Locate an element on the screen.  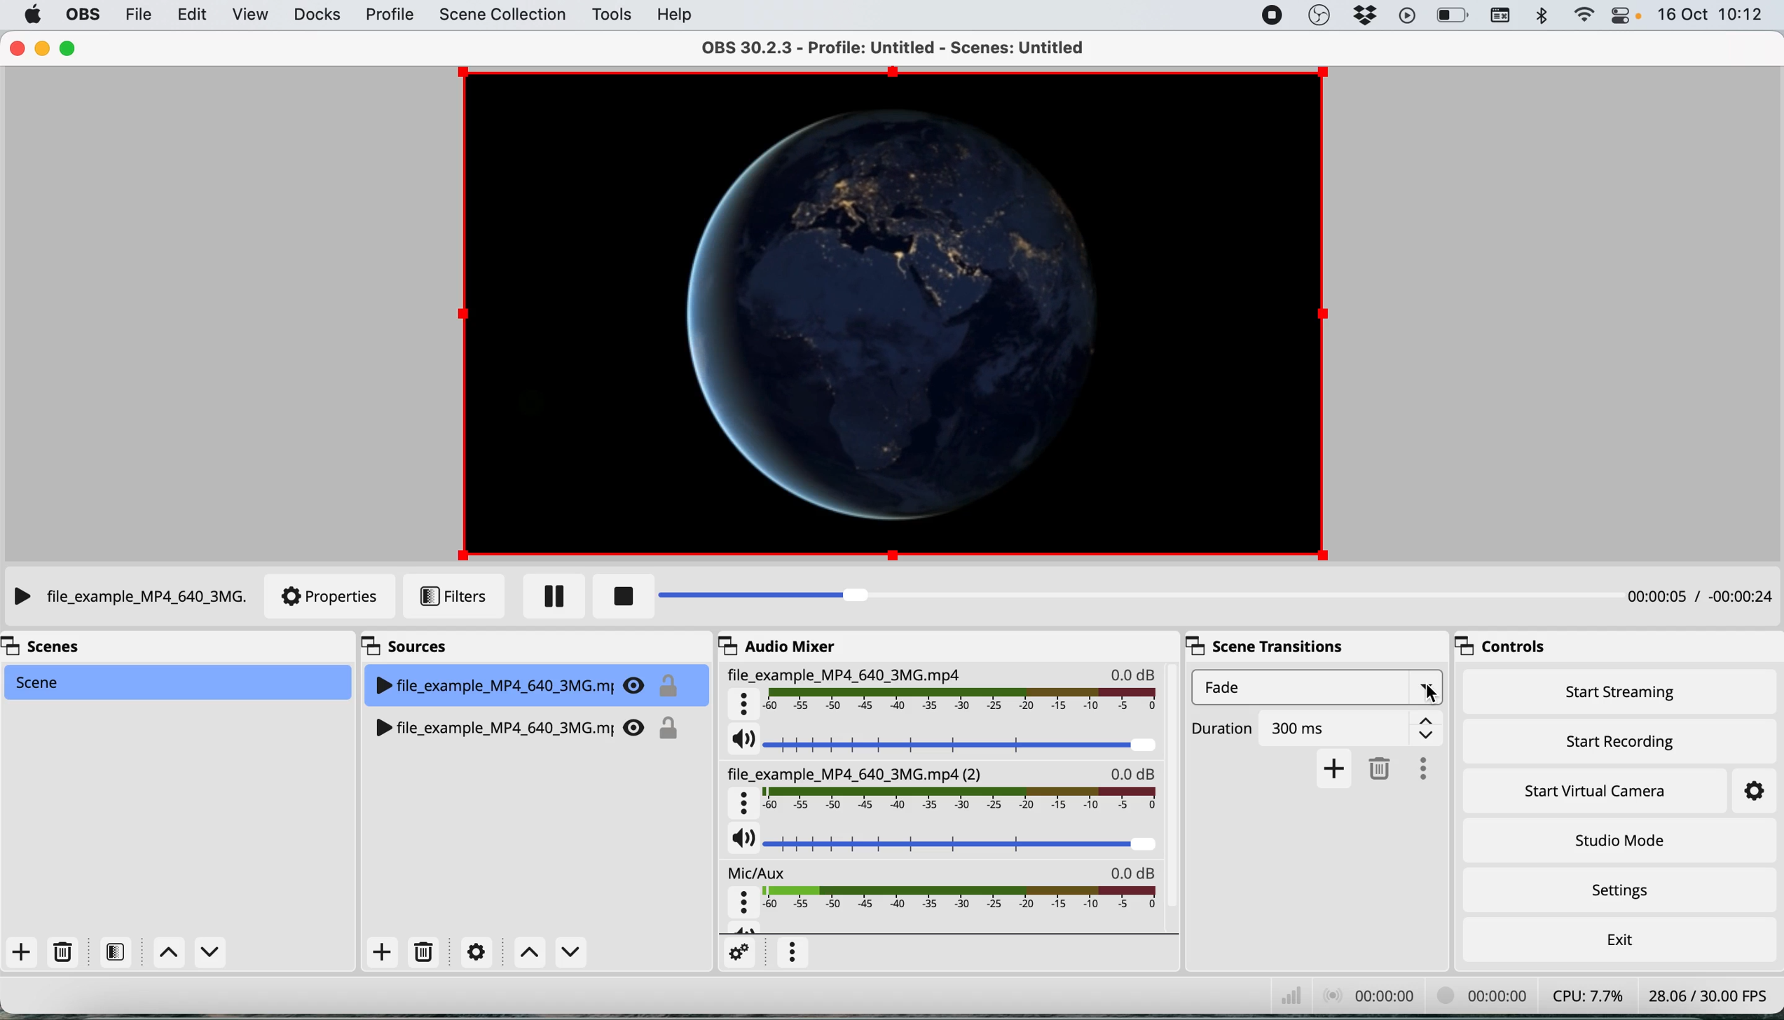
delete source is located at coordinates (423, 952).